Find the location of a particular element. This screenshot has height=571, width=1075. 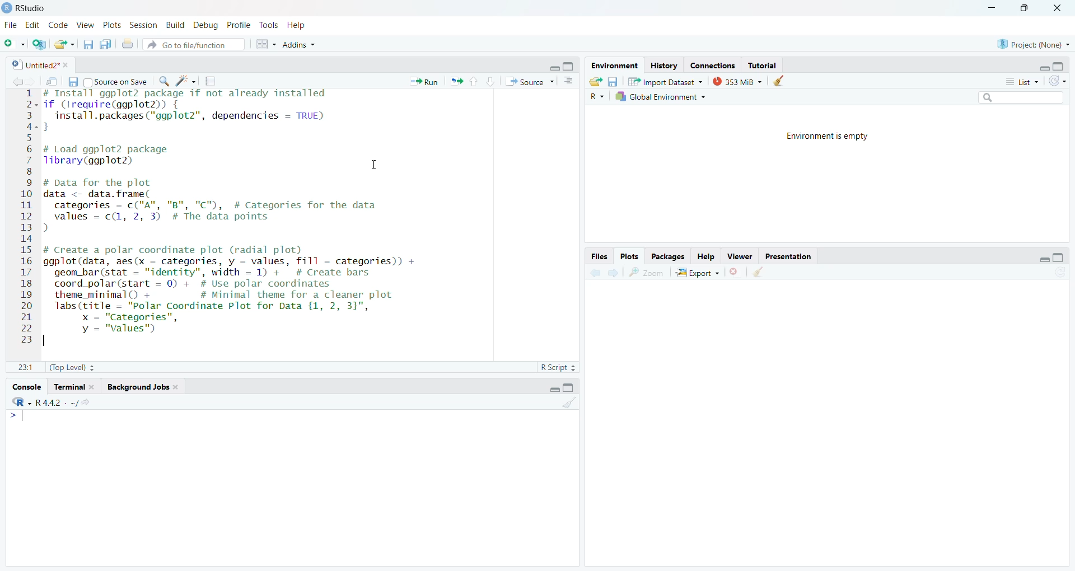

Connections. is located at coordinates (714, 66).